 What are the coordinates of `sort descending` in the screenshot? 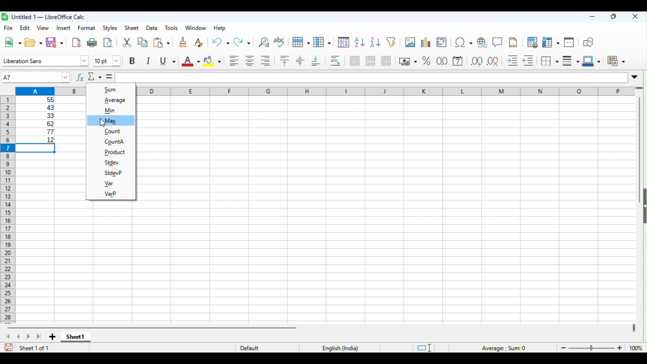 It's located at (374, 42).